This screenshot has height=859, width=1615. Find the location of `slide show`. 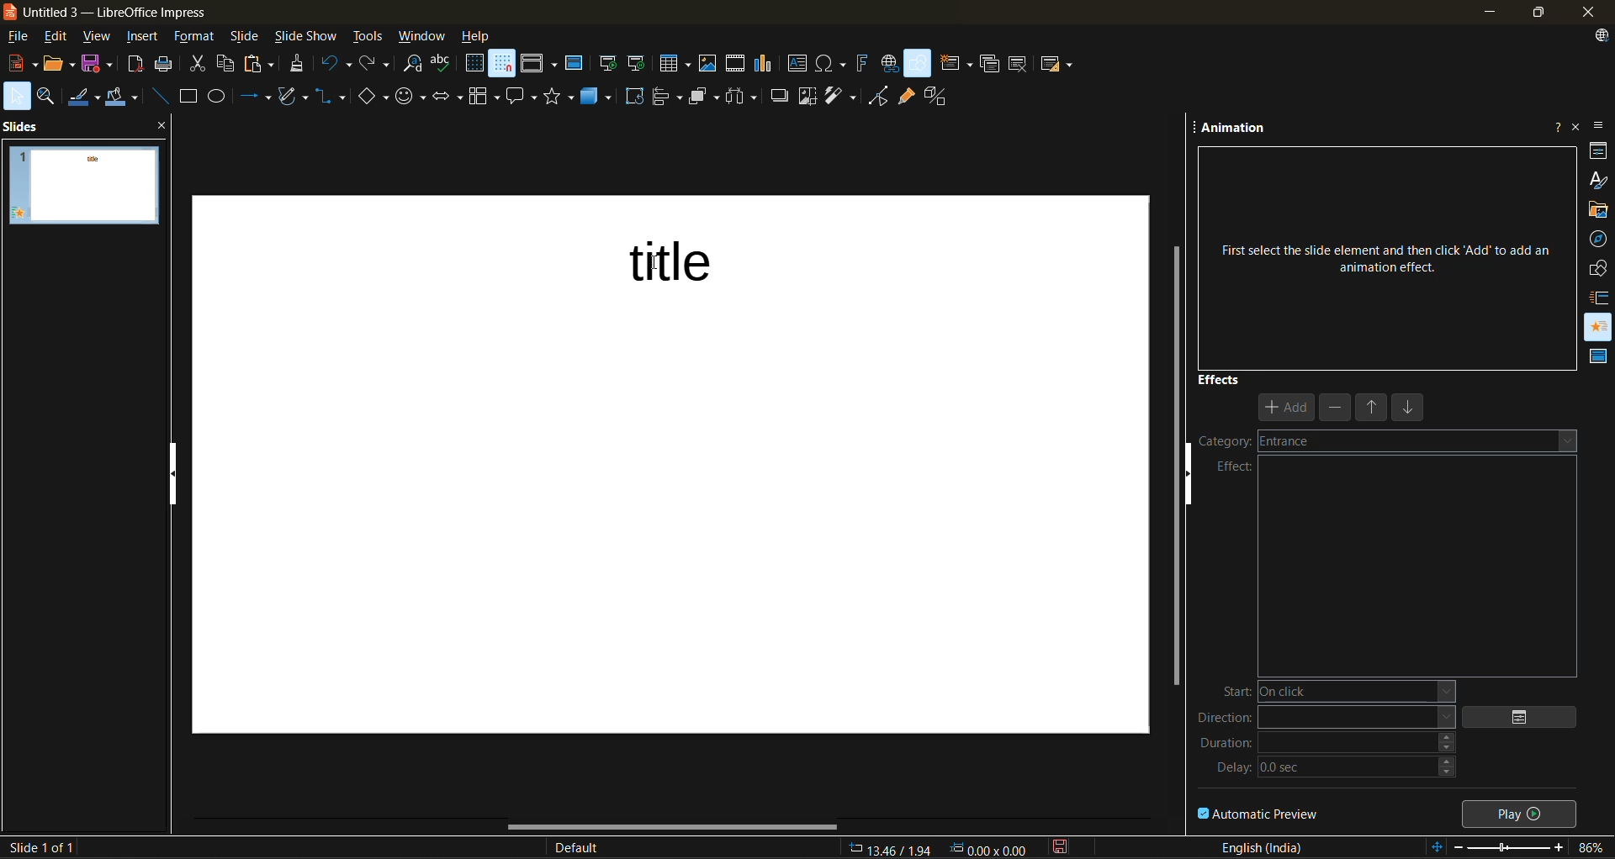

slide show is located at coordinates (306, 38).